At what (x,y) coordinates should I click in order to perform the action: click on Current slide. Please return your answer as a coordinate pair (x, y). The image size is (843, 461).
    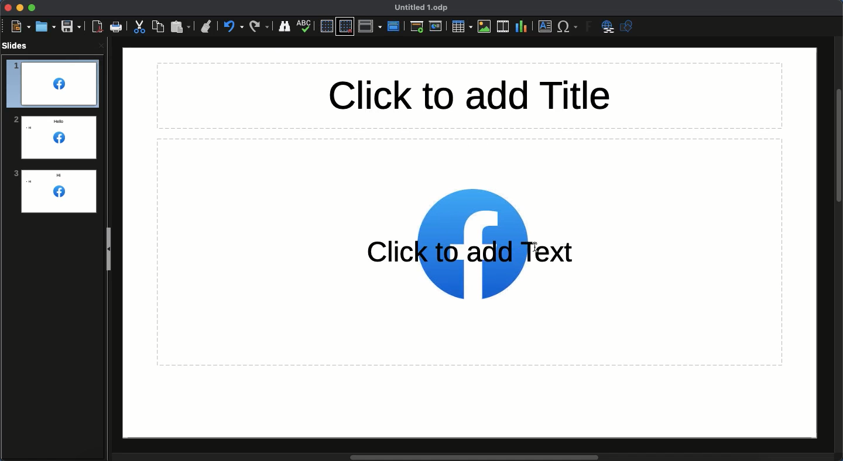
    Looking at the image, I should click on (437, 28).